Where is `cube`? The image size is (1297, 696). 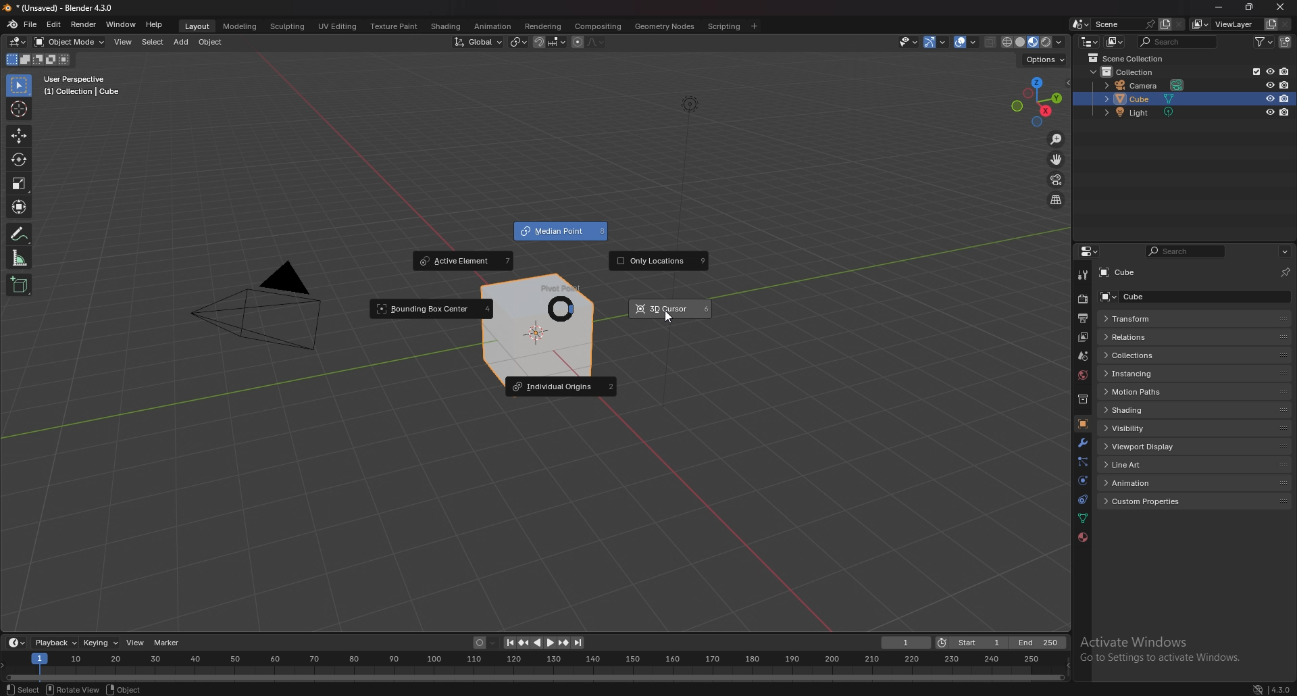
cube is located at coordinates (1165, 297).